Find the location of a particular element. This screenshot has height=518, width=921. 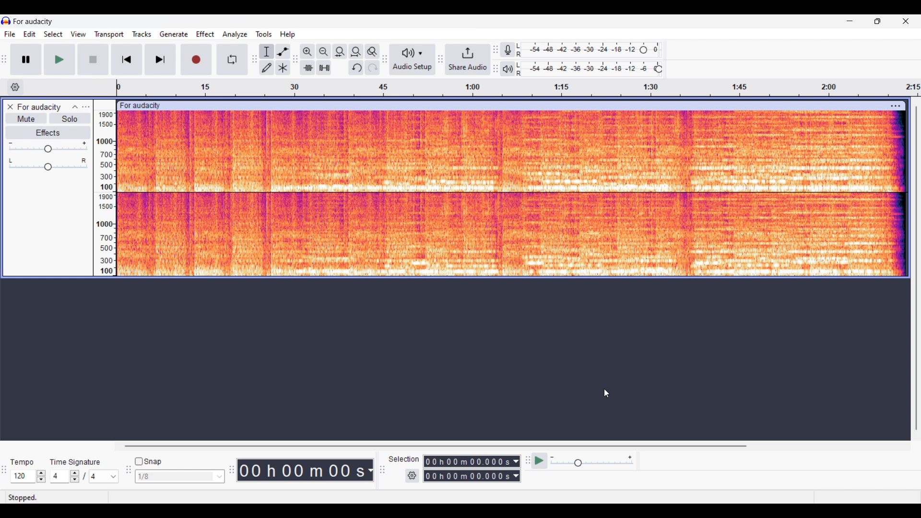

Open menu is located at coordinates (86, 107).